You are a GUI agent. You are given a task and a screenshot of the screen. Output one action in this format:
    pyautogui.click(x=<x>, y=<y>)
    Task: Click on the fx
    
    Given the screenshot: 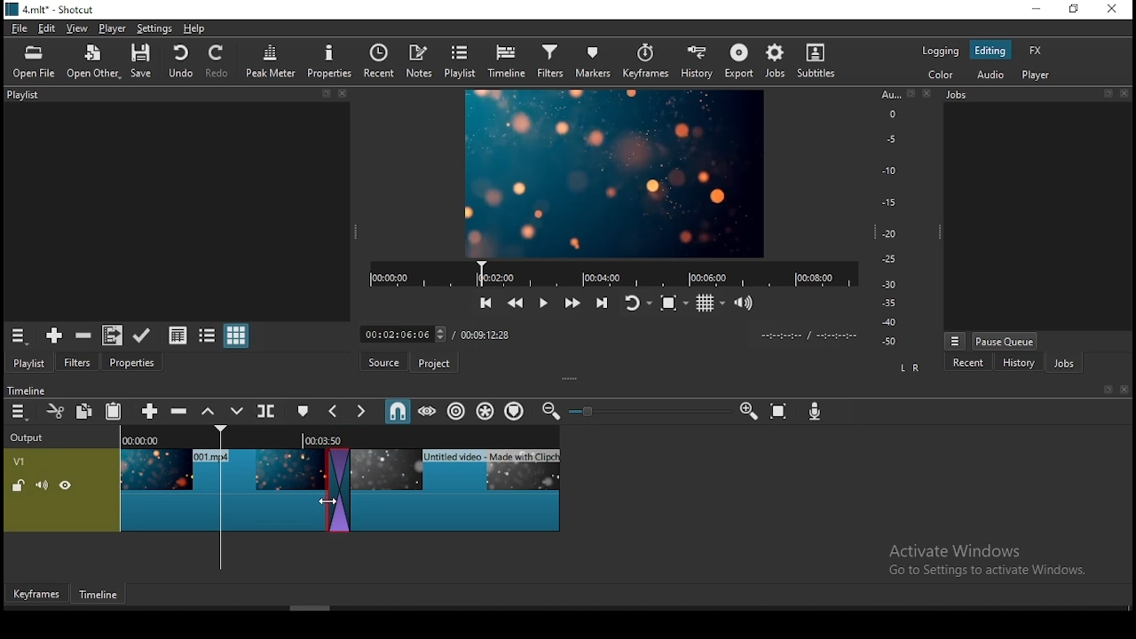 What is the action you would take?
    pyautogui.click(x=1036, y=51)
    